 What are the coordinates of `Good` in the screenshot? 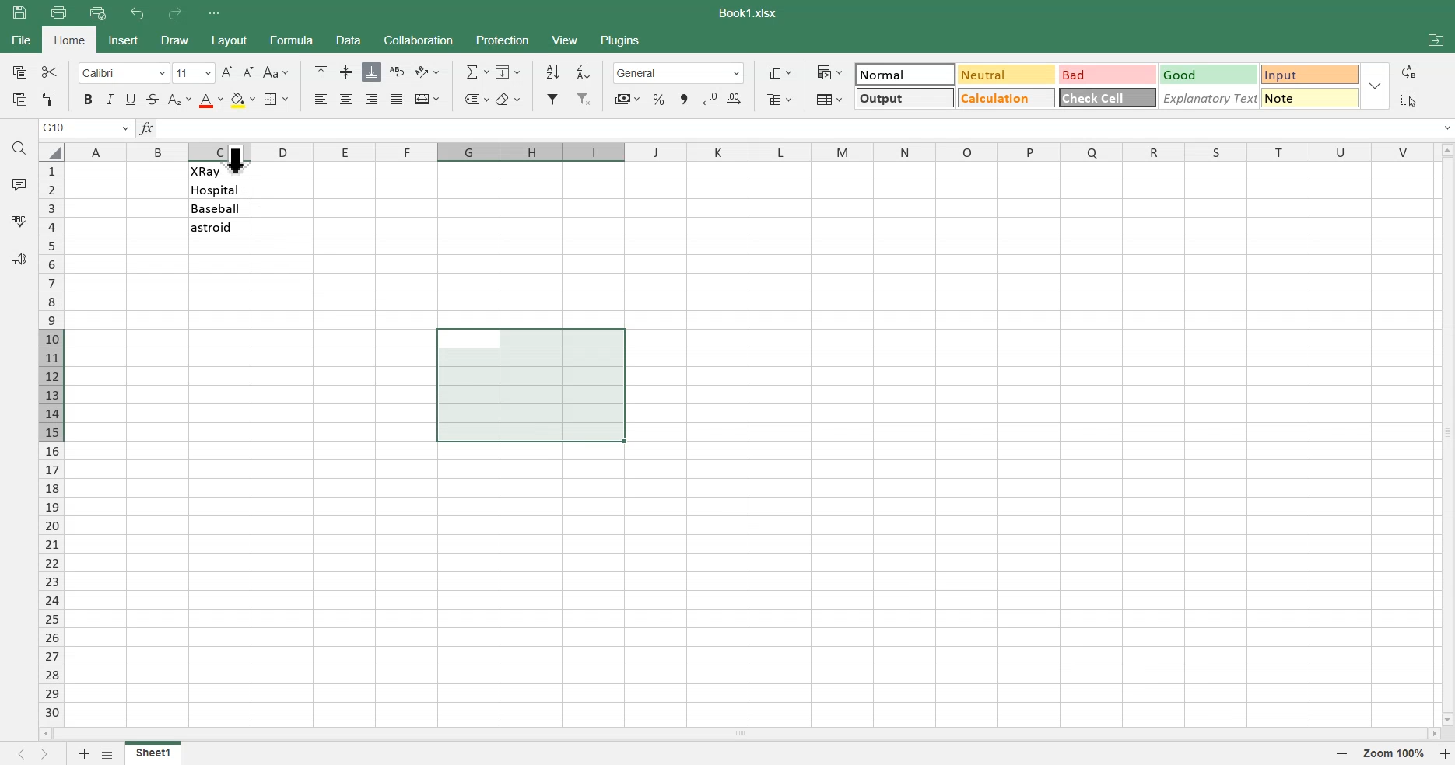 It's located at (1204, 72).